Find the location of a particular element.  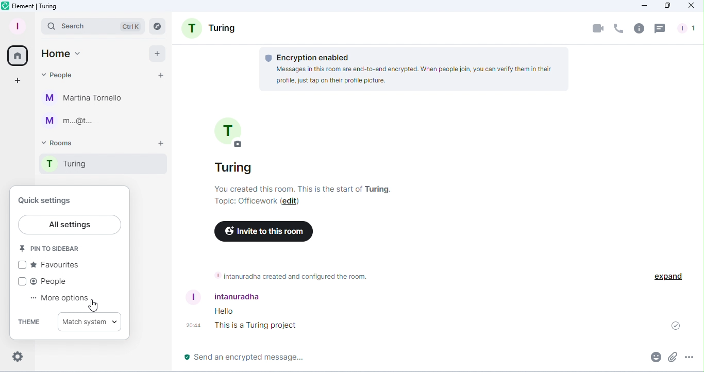

Room name is located at coordinates (226, 143).